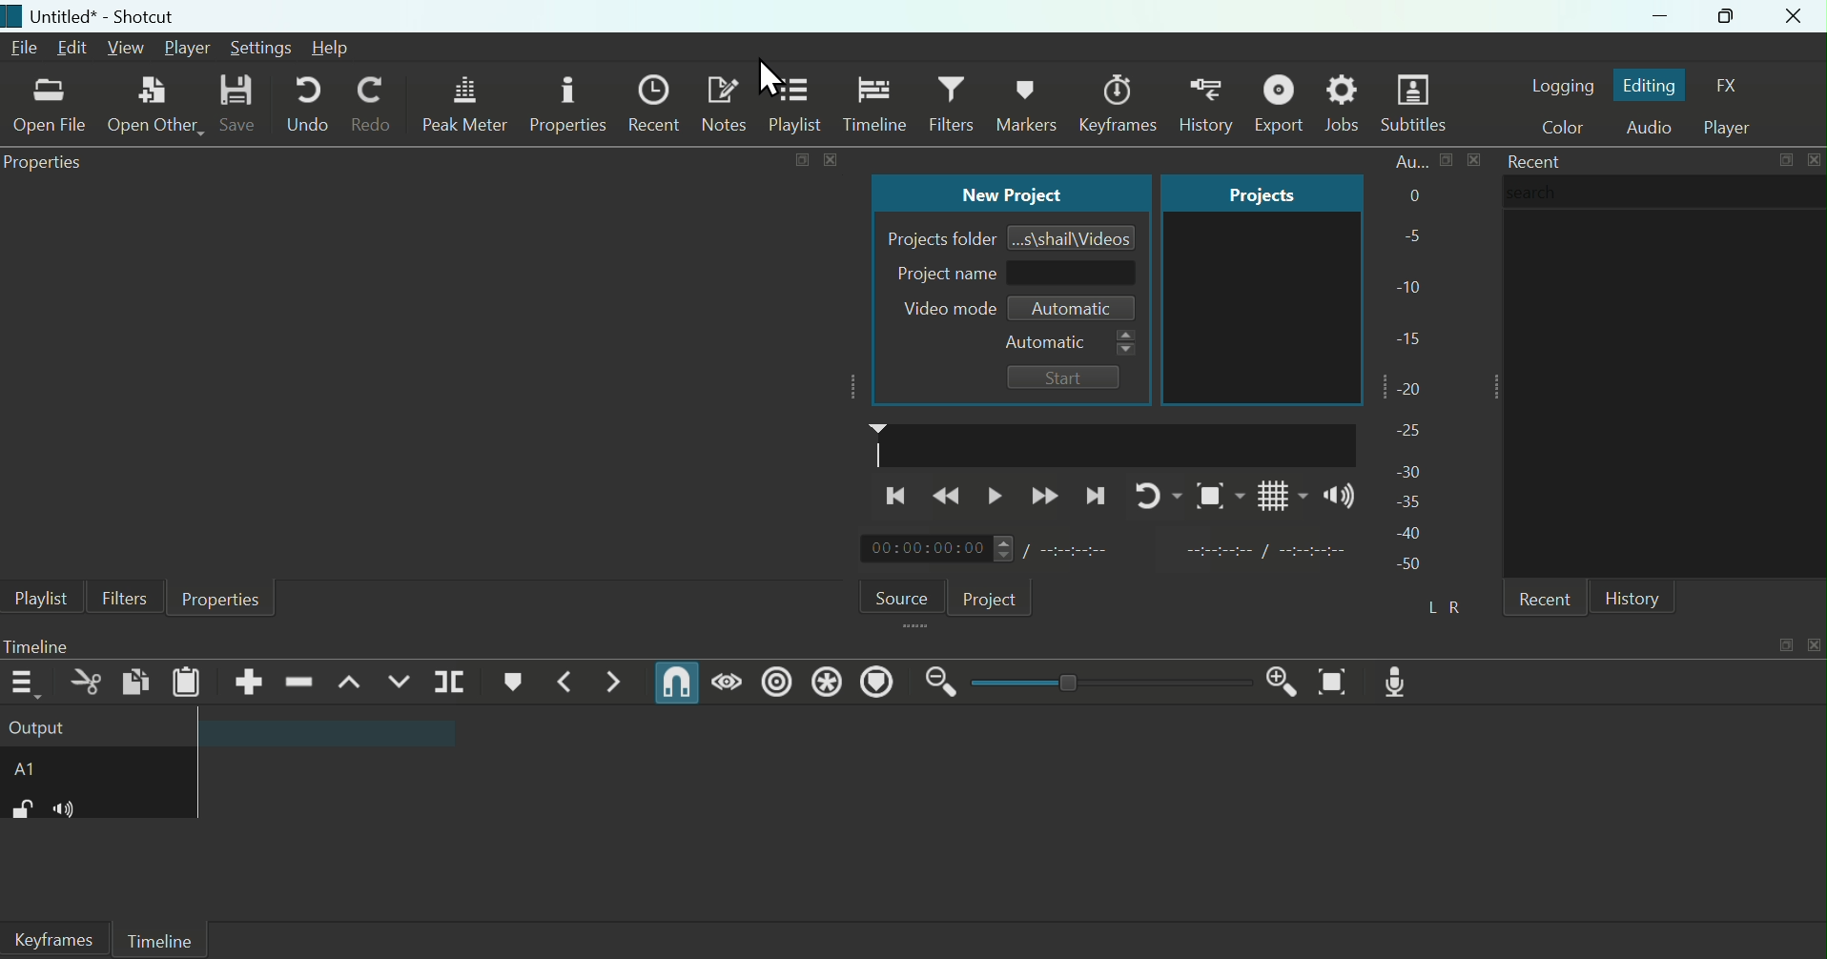 This screenshot has width=1827, height=959. What do you see at coordinates (97, 729) in the screenshot?
I see `Output` at bounding box center [97, 729].